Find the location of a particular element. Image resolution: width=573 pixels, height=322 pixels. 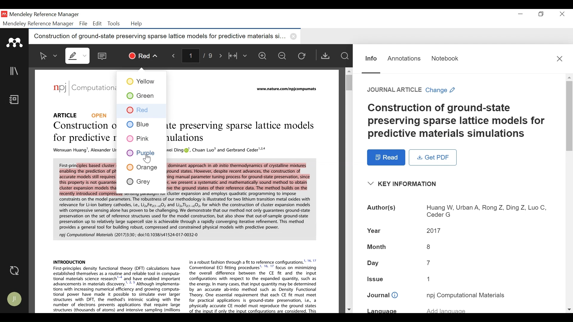

Purple is located at coordinates (141, 151).